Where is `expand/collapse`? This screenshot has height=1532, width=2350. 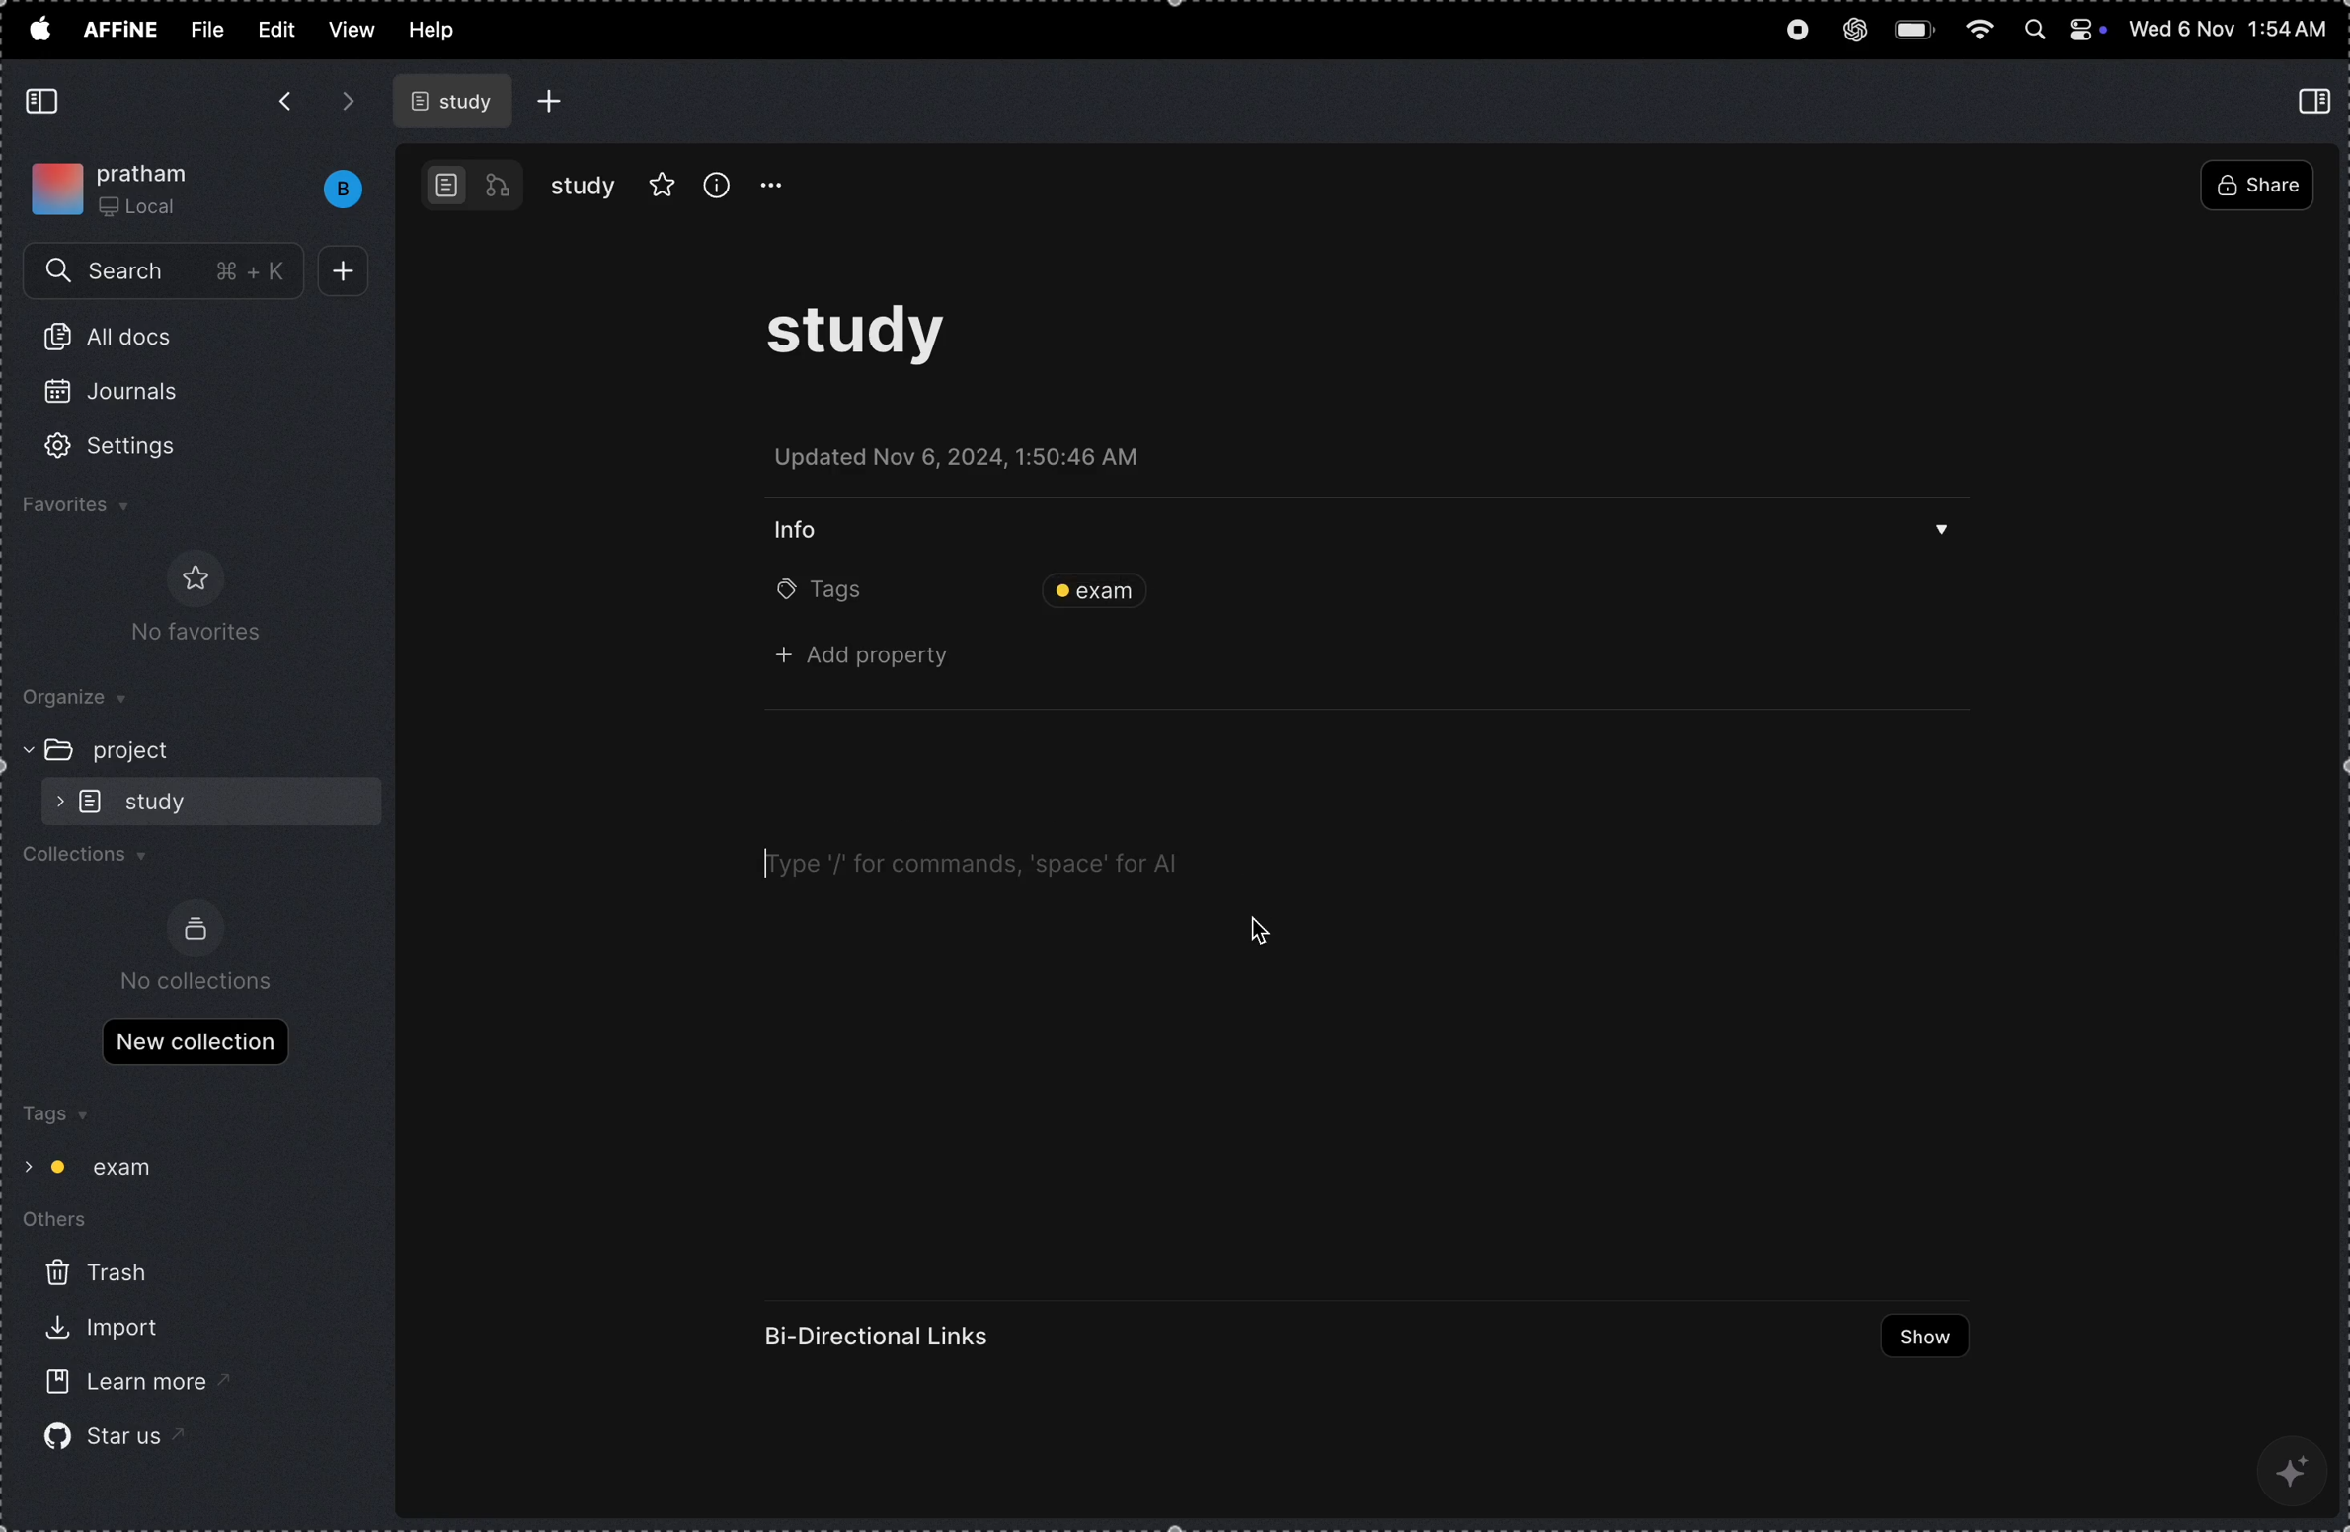 expand/collapse is located at coordinates (24, 1163).